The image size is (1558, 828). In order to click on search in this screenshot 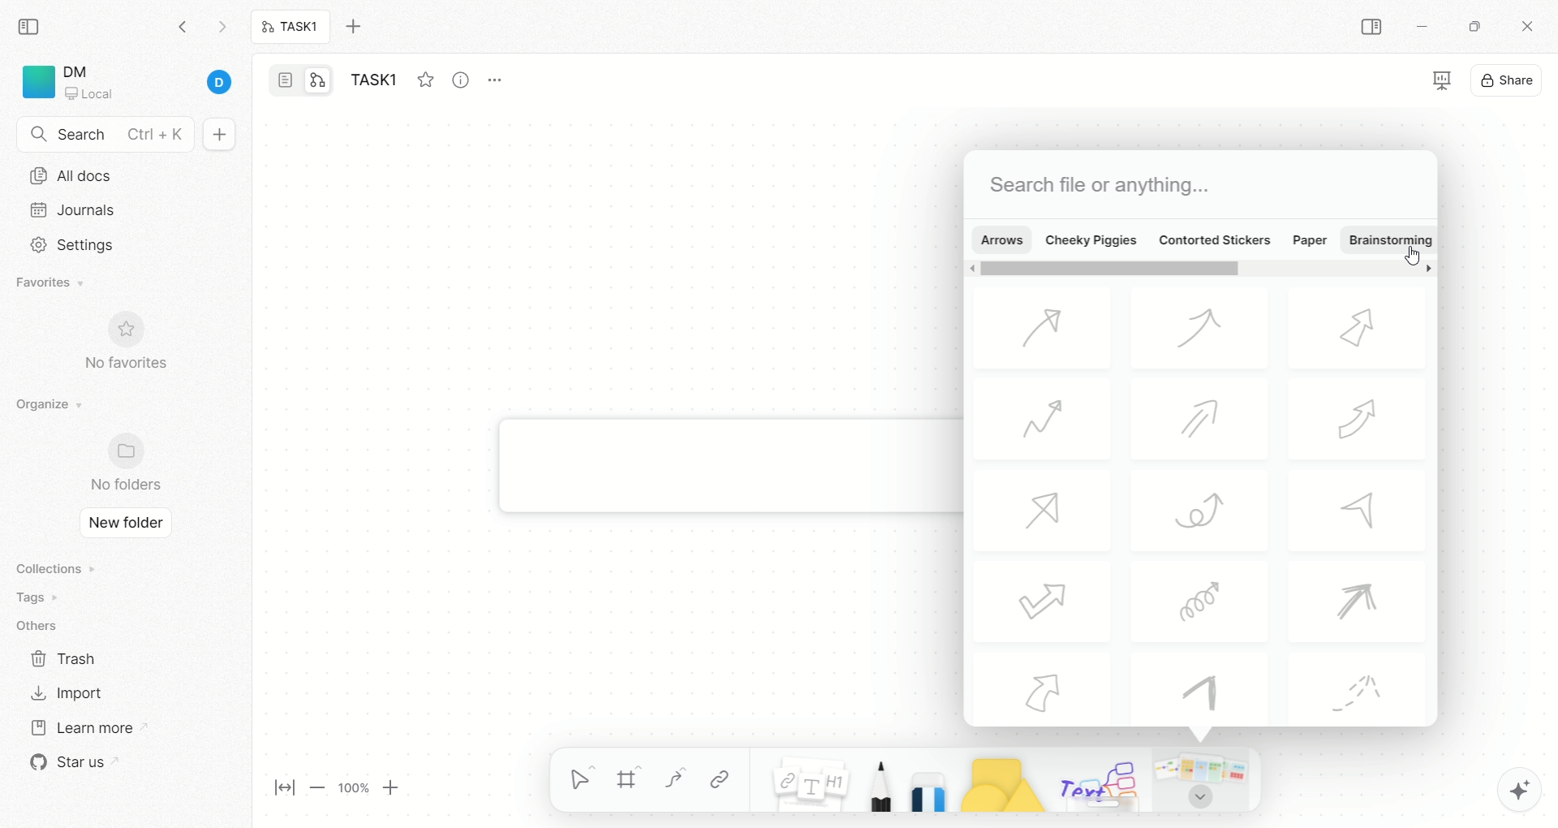, I will do `click(105, 136)`.